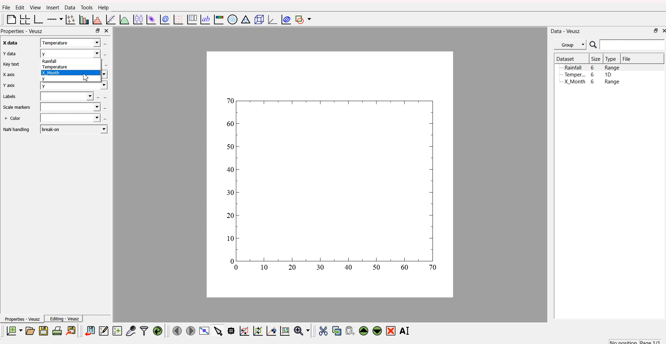  What do you see at coordinates (74, 129) in the screenshot?
I see `break-on` at bounding box center [74, 129].